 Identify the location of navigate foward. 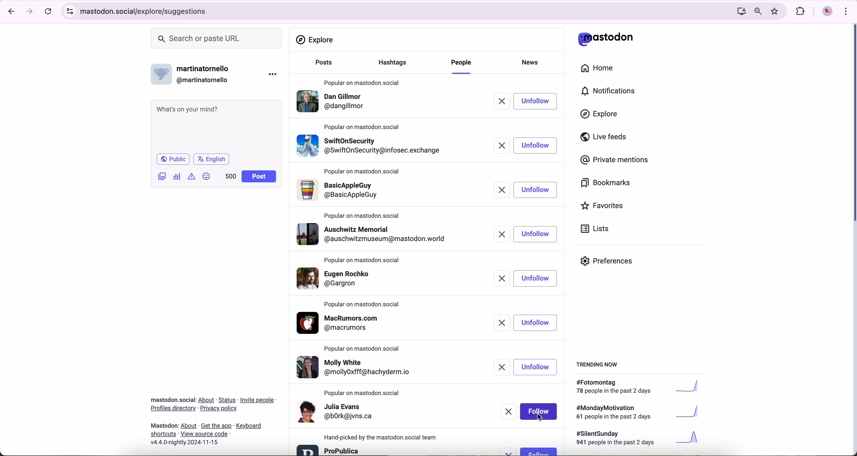
(30, 12).